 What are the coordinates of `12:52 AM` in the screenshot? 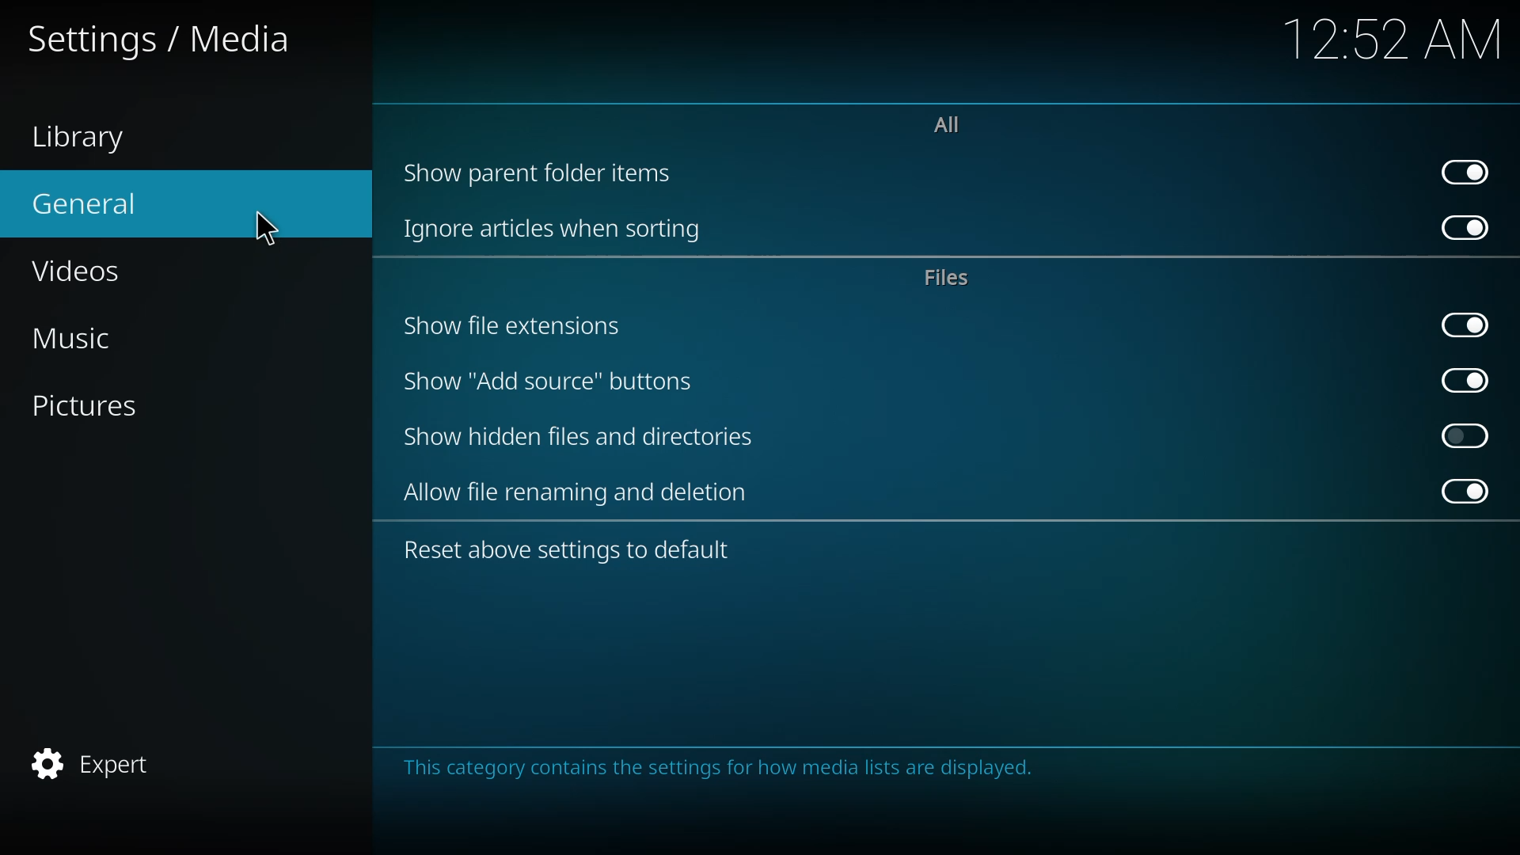 It's located at (1393, 44).